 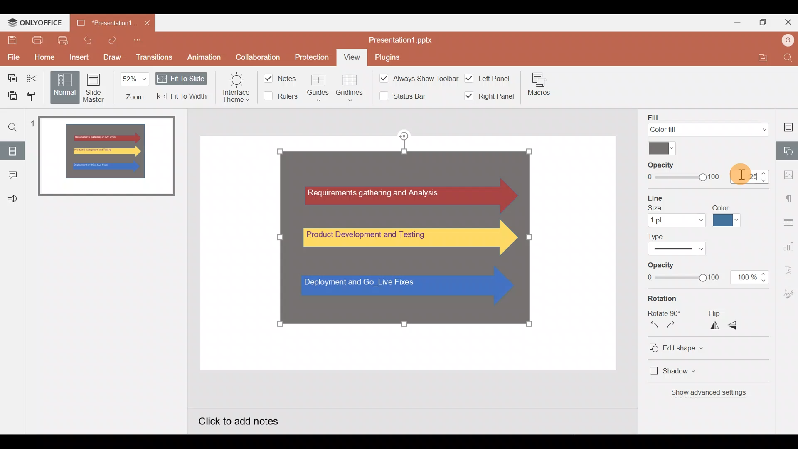 What do you see at coordinates (233, 89) in the screenshot?
I see `Interface theme` at bounding box center [233, 89].